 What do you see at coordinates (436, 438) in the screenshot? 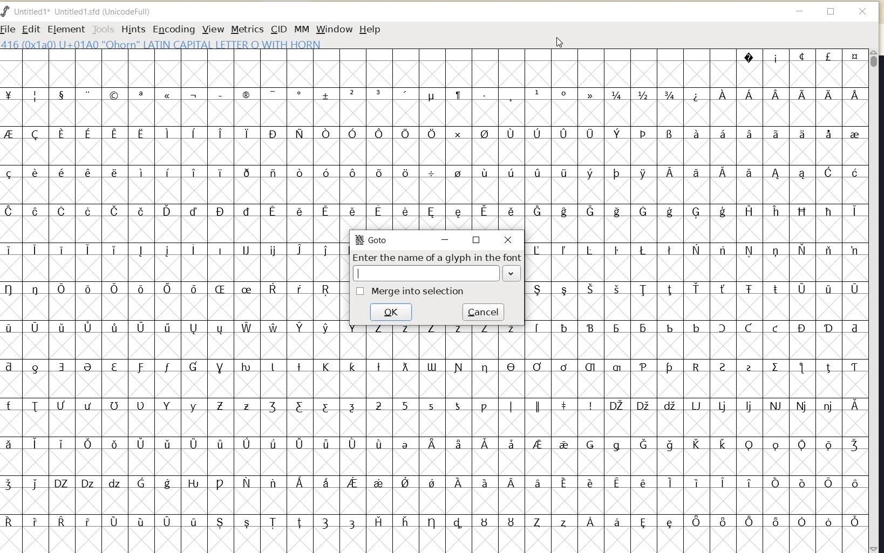
I see `glyph characters & numbers` at bounding box center [436, 438].